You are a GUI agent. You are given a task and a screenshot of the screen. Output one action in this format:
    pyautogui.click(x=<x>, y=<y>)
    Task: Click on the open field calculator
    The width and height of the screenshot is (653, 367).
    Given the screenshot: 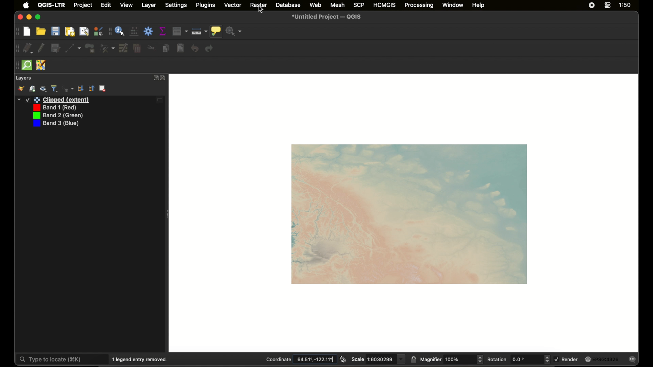 What is the action you would take?
    pyautogui.click(x=134, y=31)
    